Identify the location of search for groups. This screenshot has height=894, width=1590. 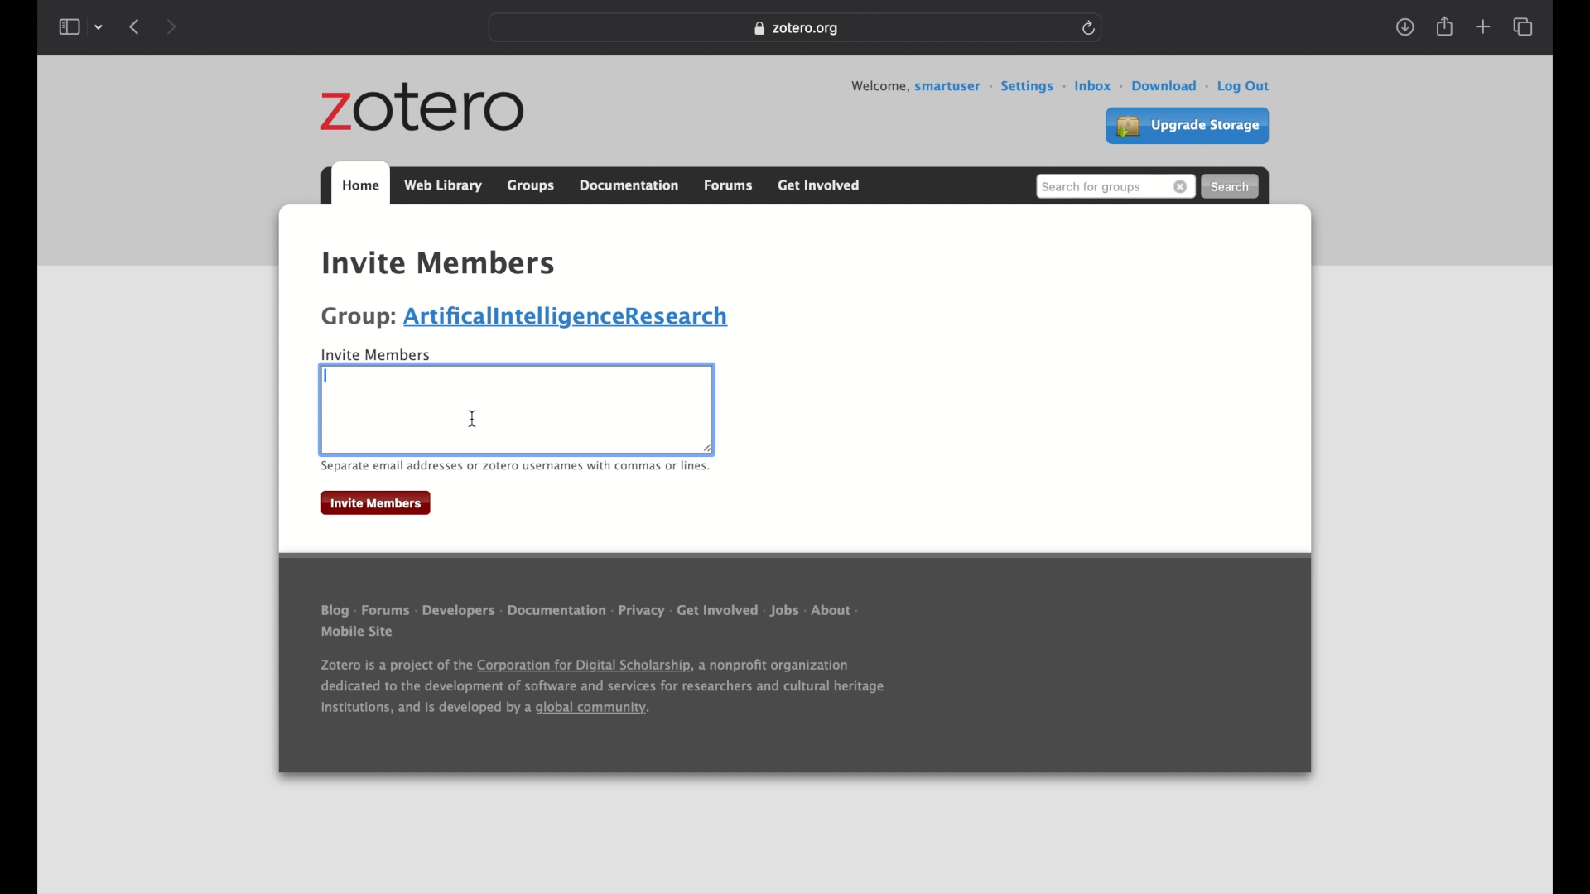
(1115, 187).